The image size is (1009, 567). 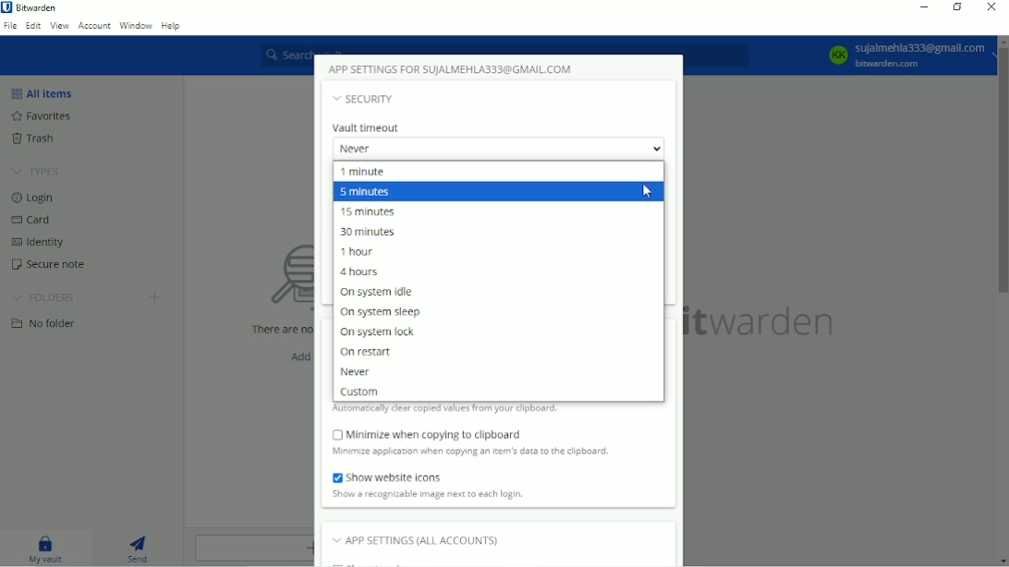 What do you see at coordinates (365, 172) in the screenshot?
I see `1 minute` at bounding box center [365, 172].